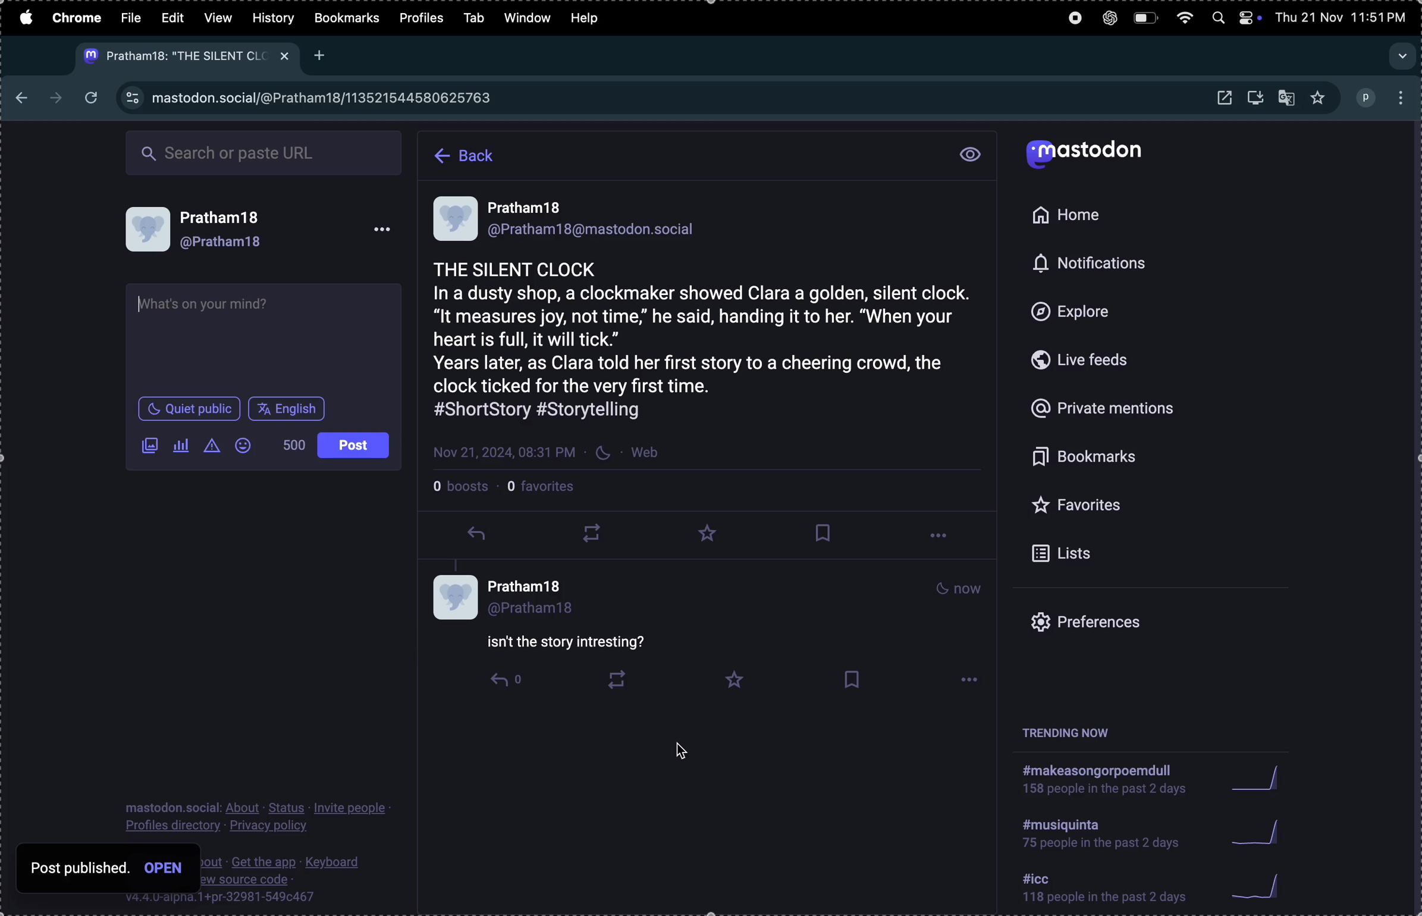  I want to click on download, so click(1258, 99).